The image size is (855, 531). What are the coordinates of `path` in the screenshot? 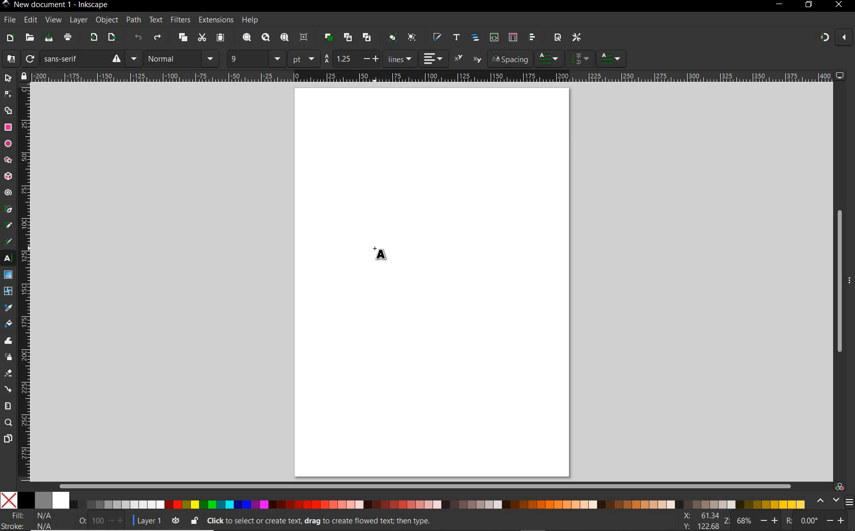 It's located at (132, 19).